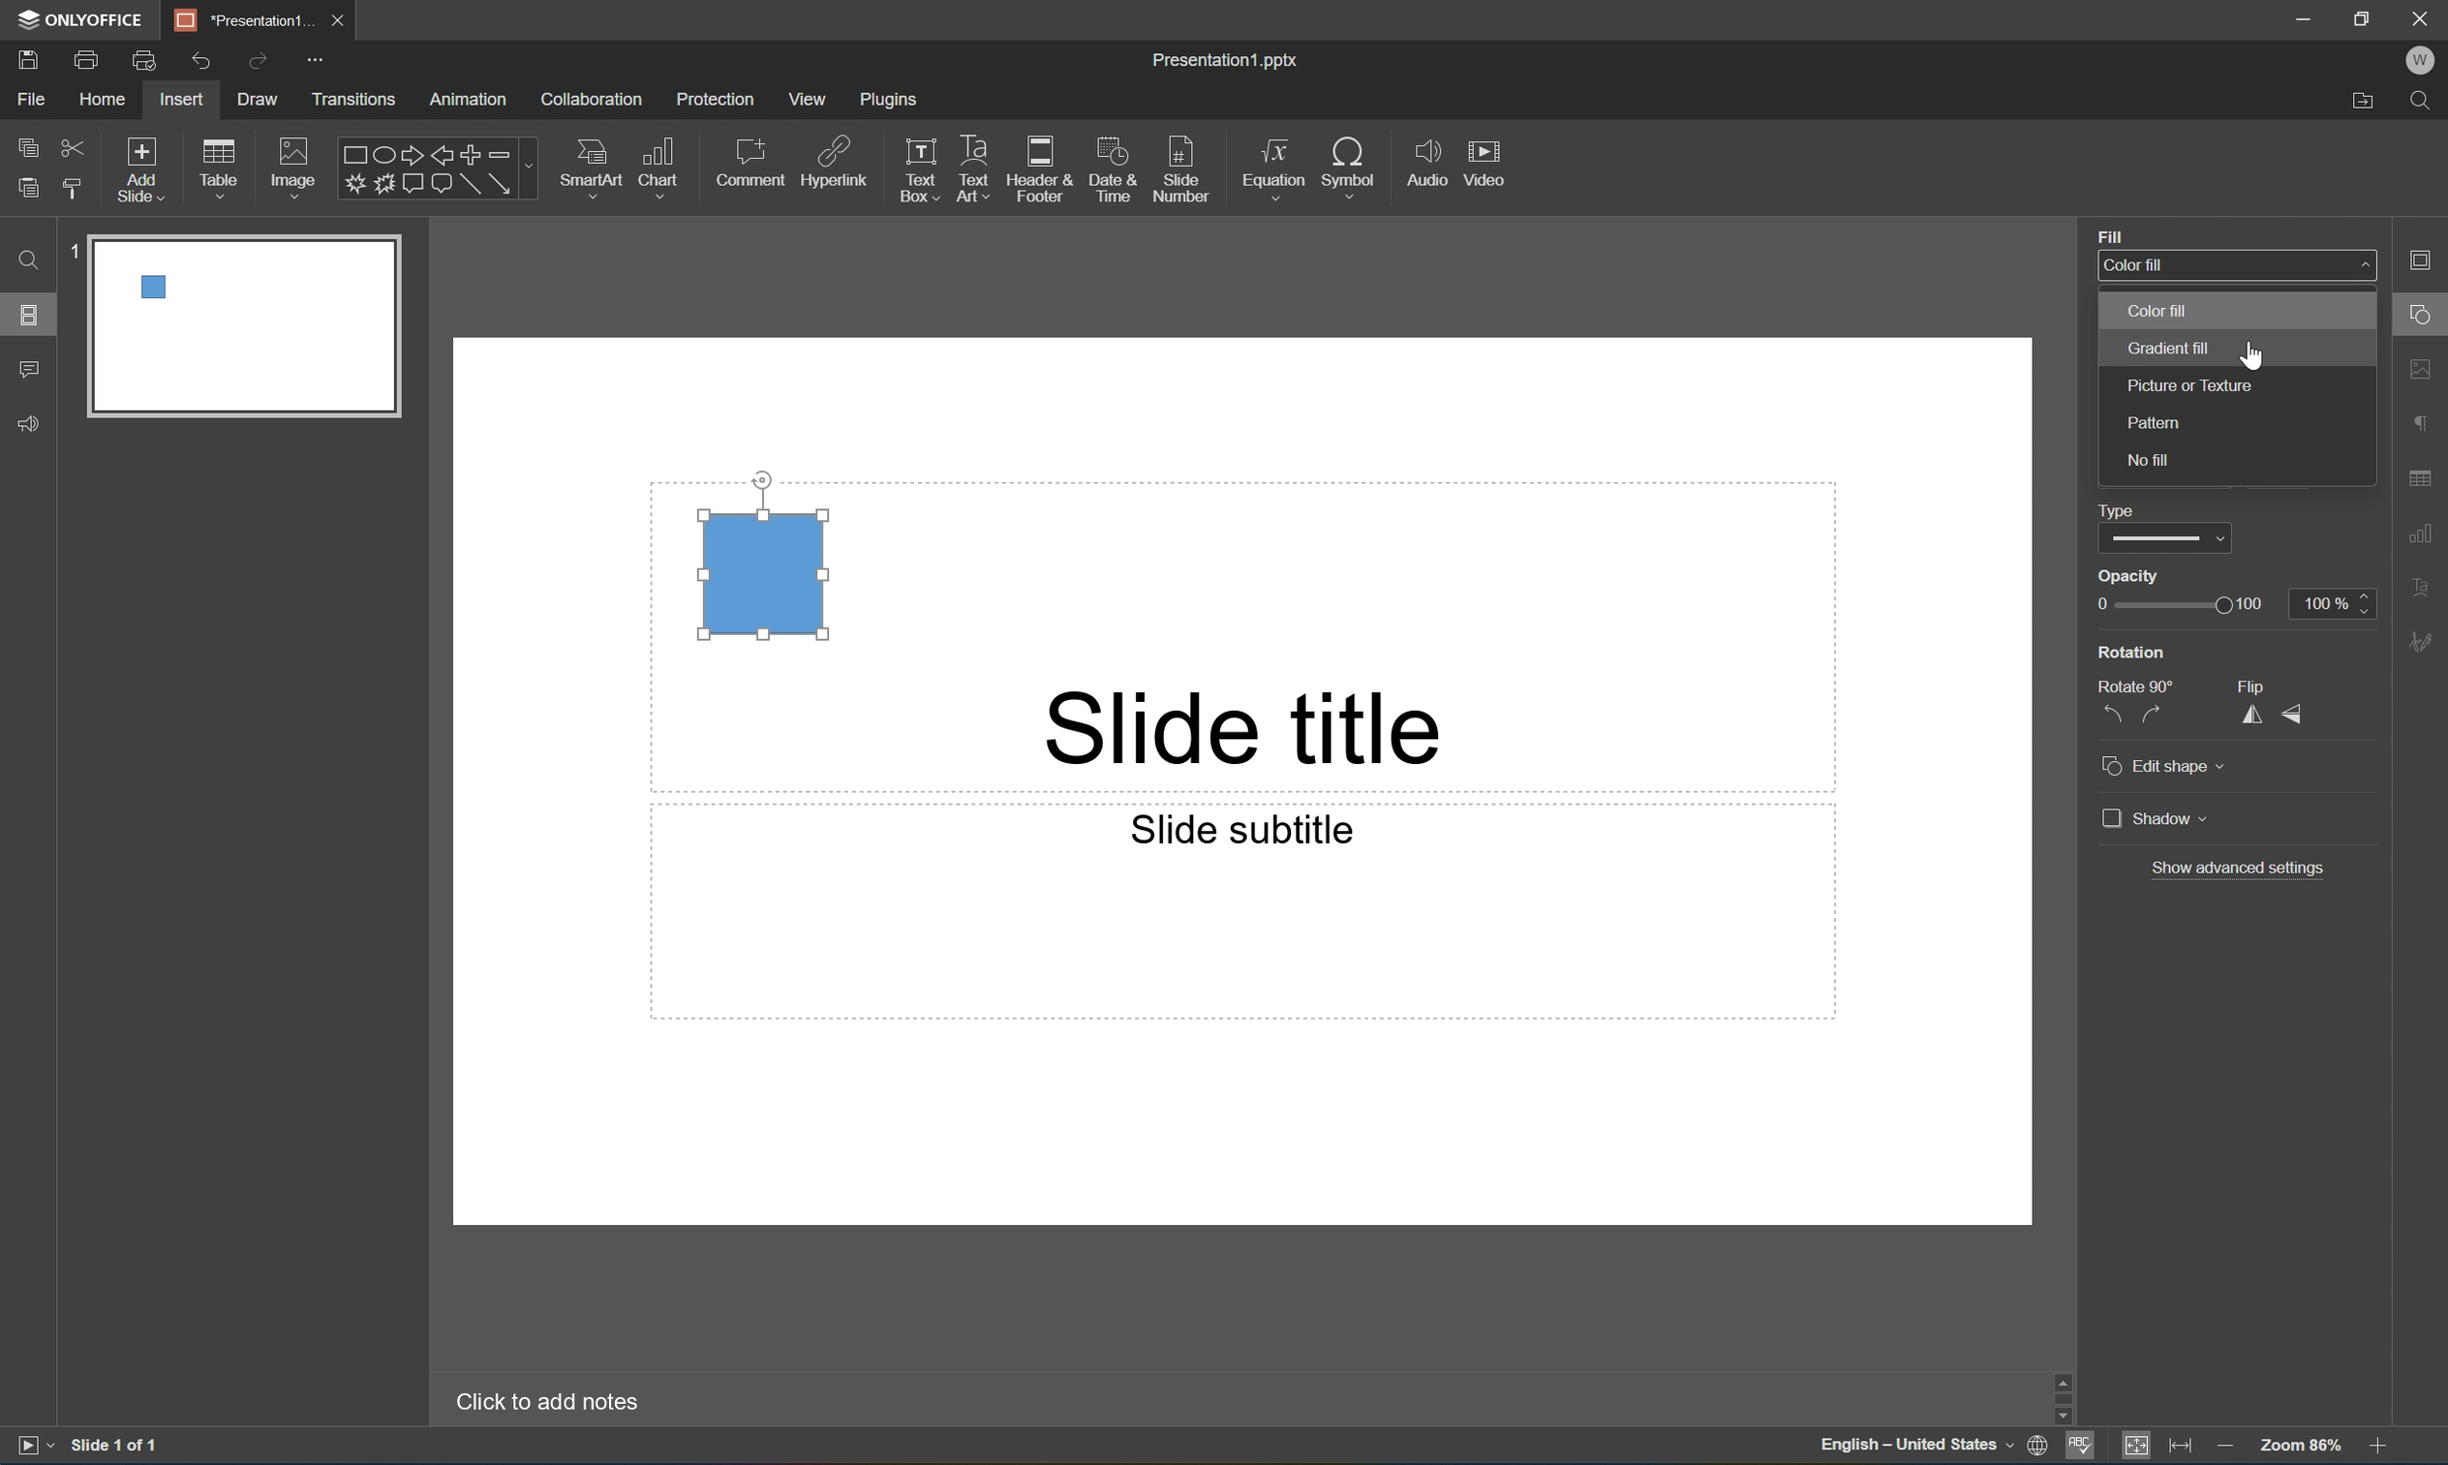 Image resolution: width=2448 pixels, height=1465 pixels. I want to click on , so click(352, 185).